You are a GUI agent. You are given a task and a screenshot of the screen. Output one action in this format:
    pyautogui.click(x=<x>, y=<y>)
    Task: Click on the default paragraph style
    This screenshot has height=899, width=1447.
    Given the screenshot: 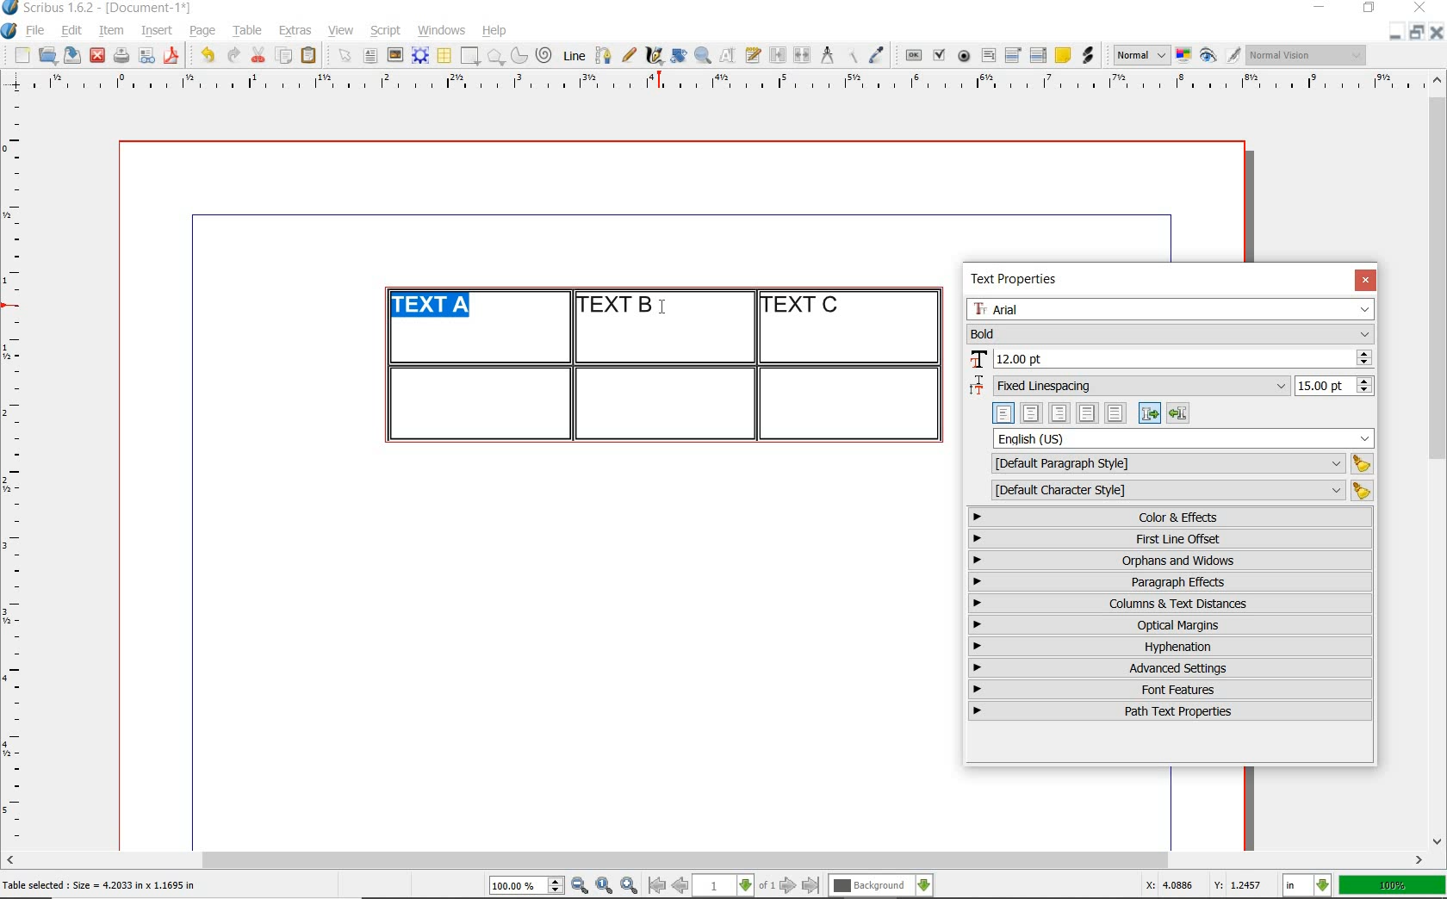 What is the action you would take?
    pyautogui.click(x=1178, y=464)
    